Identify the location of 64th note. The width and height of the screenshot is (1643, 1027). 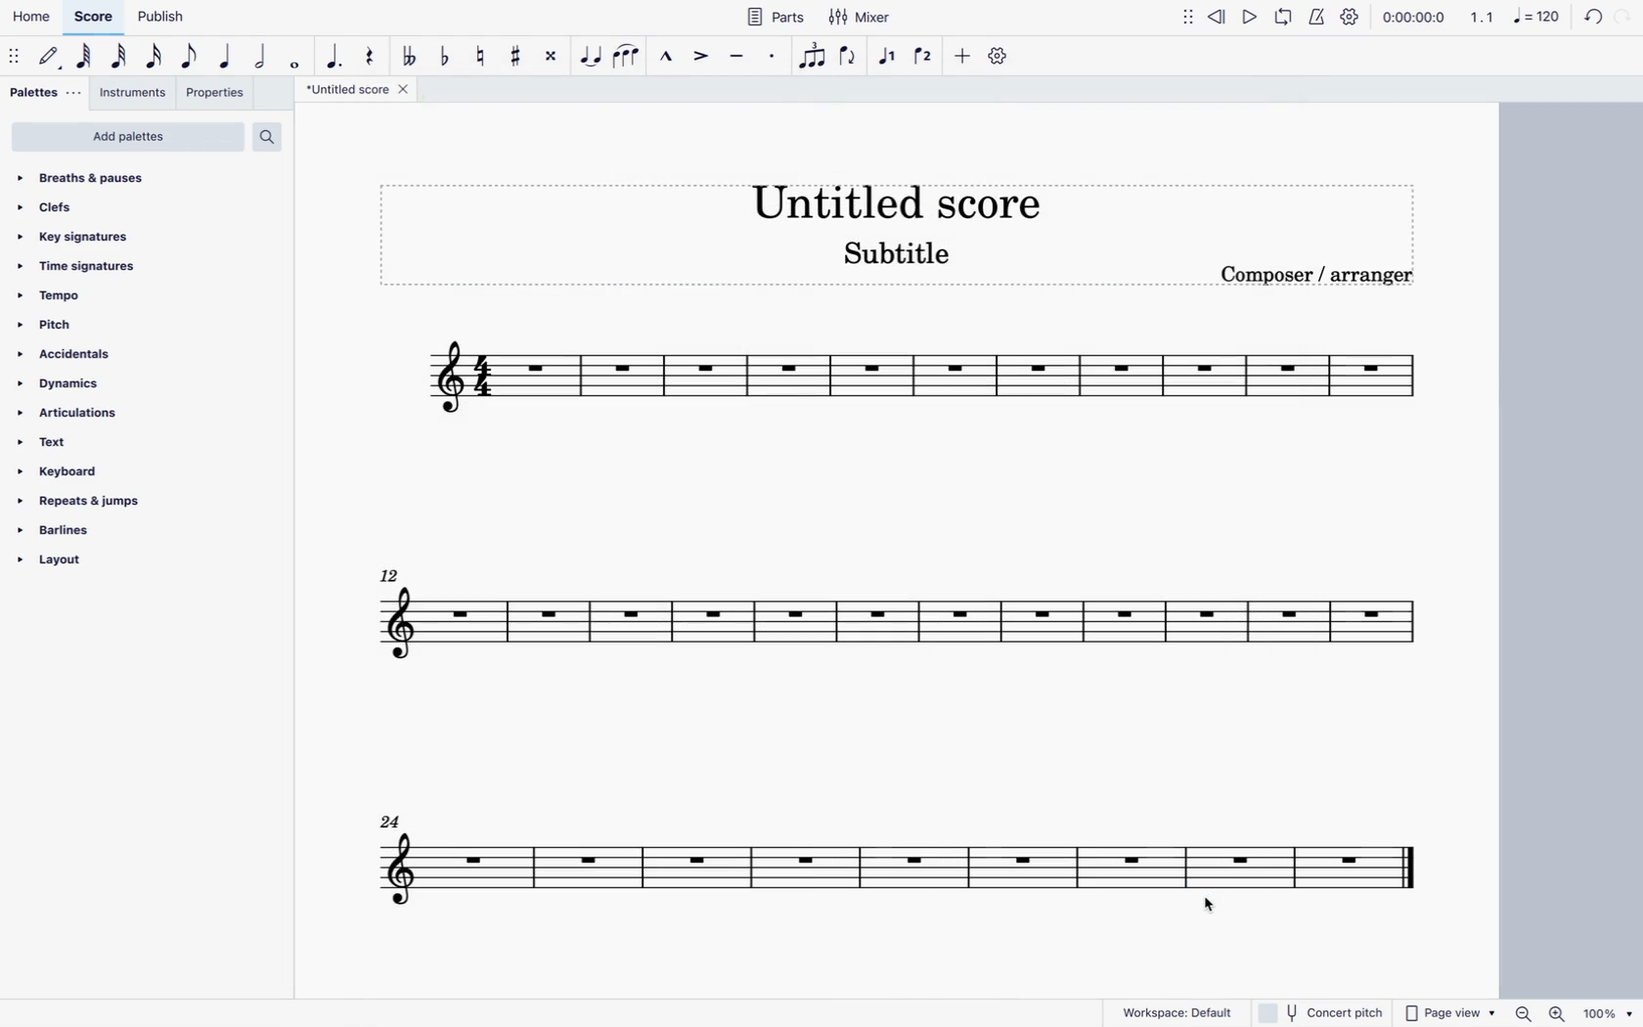
(84, 59).